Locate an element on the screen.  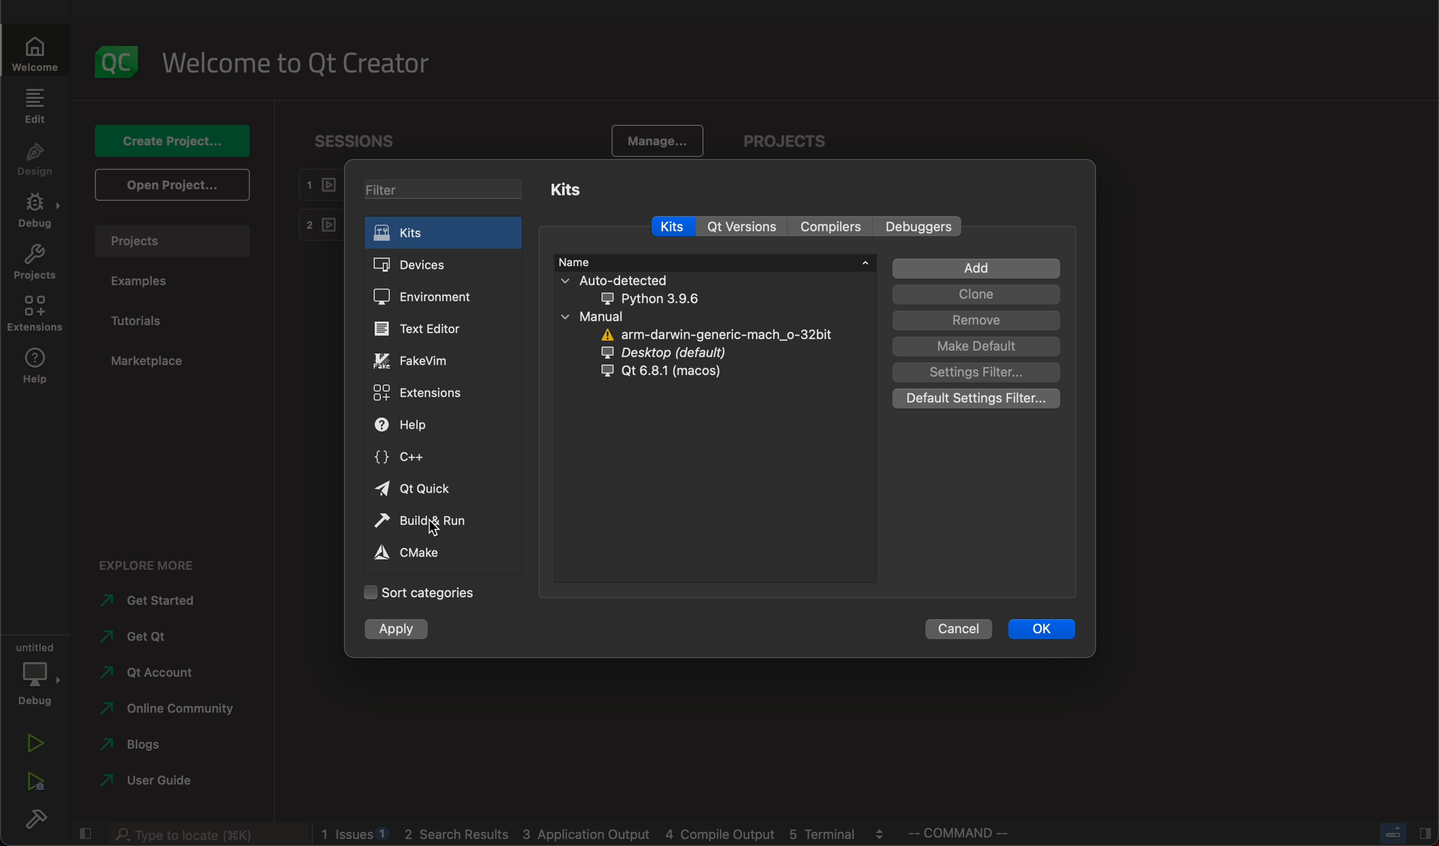
ok is located at coordinates (1040, 629).